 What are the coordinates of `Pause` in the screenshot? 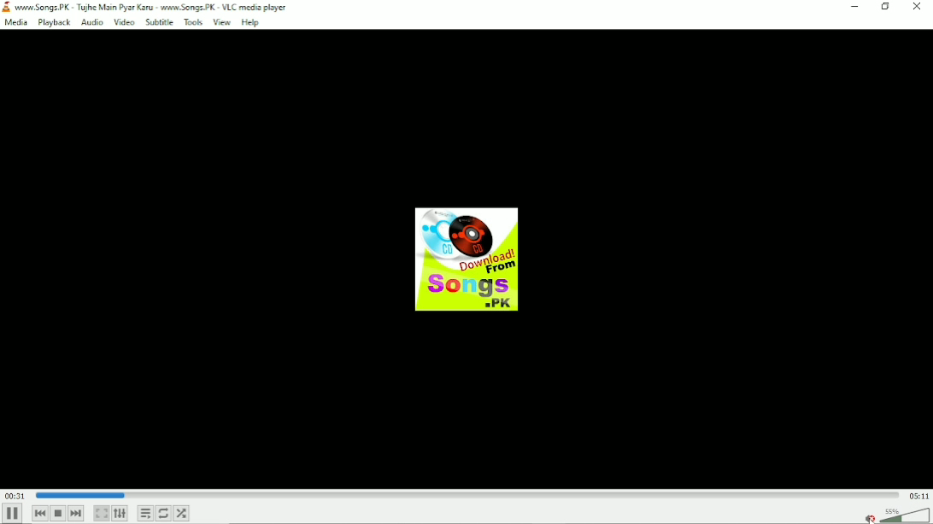 It's located at (12, 514).